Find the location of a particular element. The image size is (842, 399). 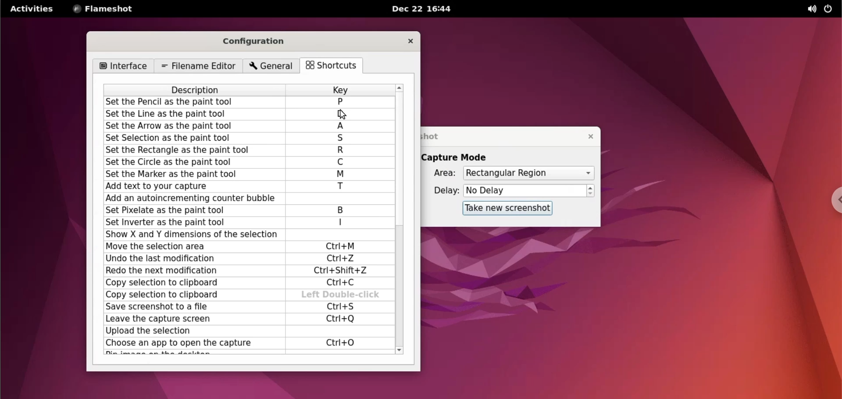

scrollbar is located at coordinates (401, 218).